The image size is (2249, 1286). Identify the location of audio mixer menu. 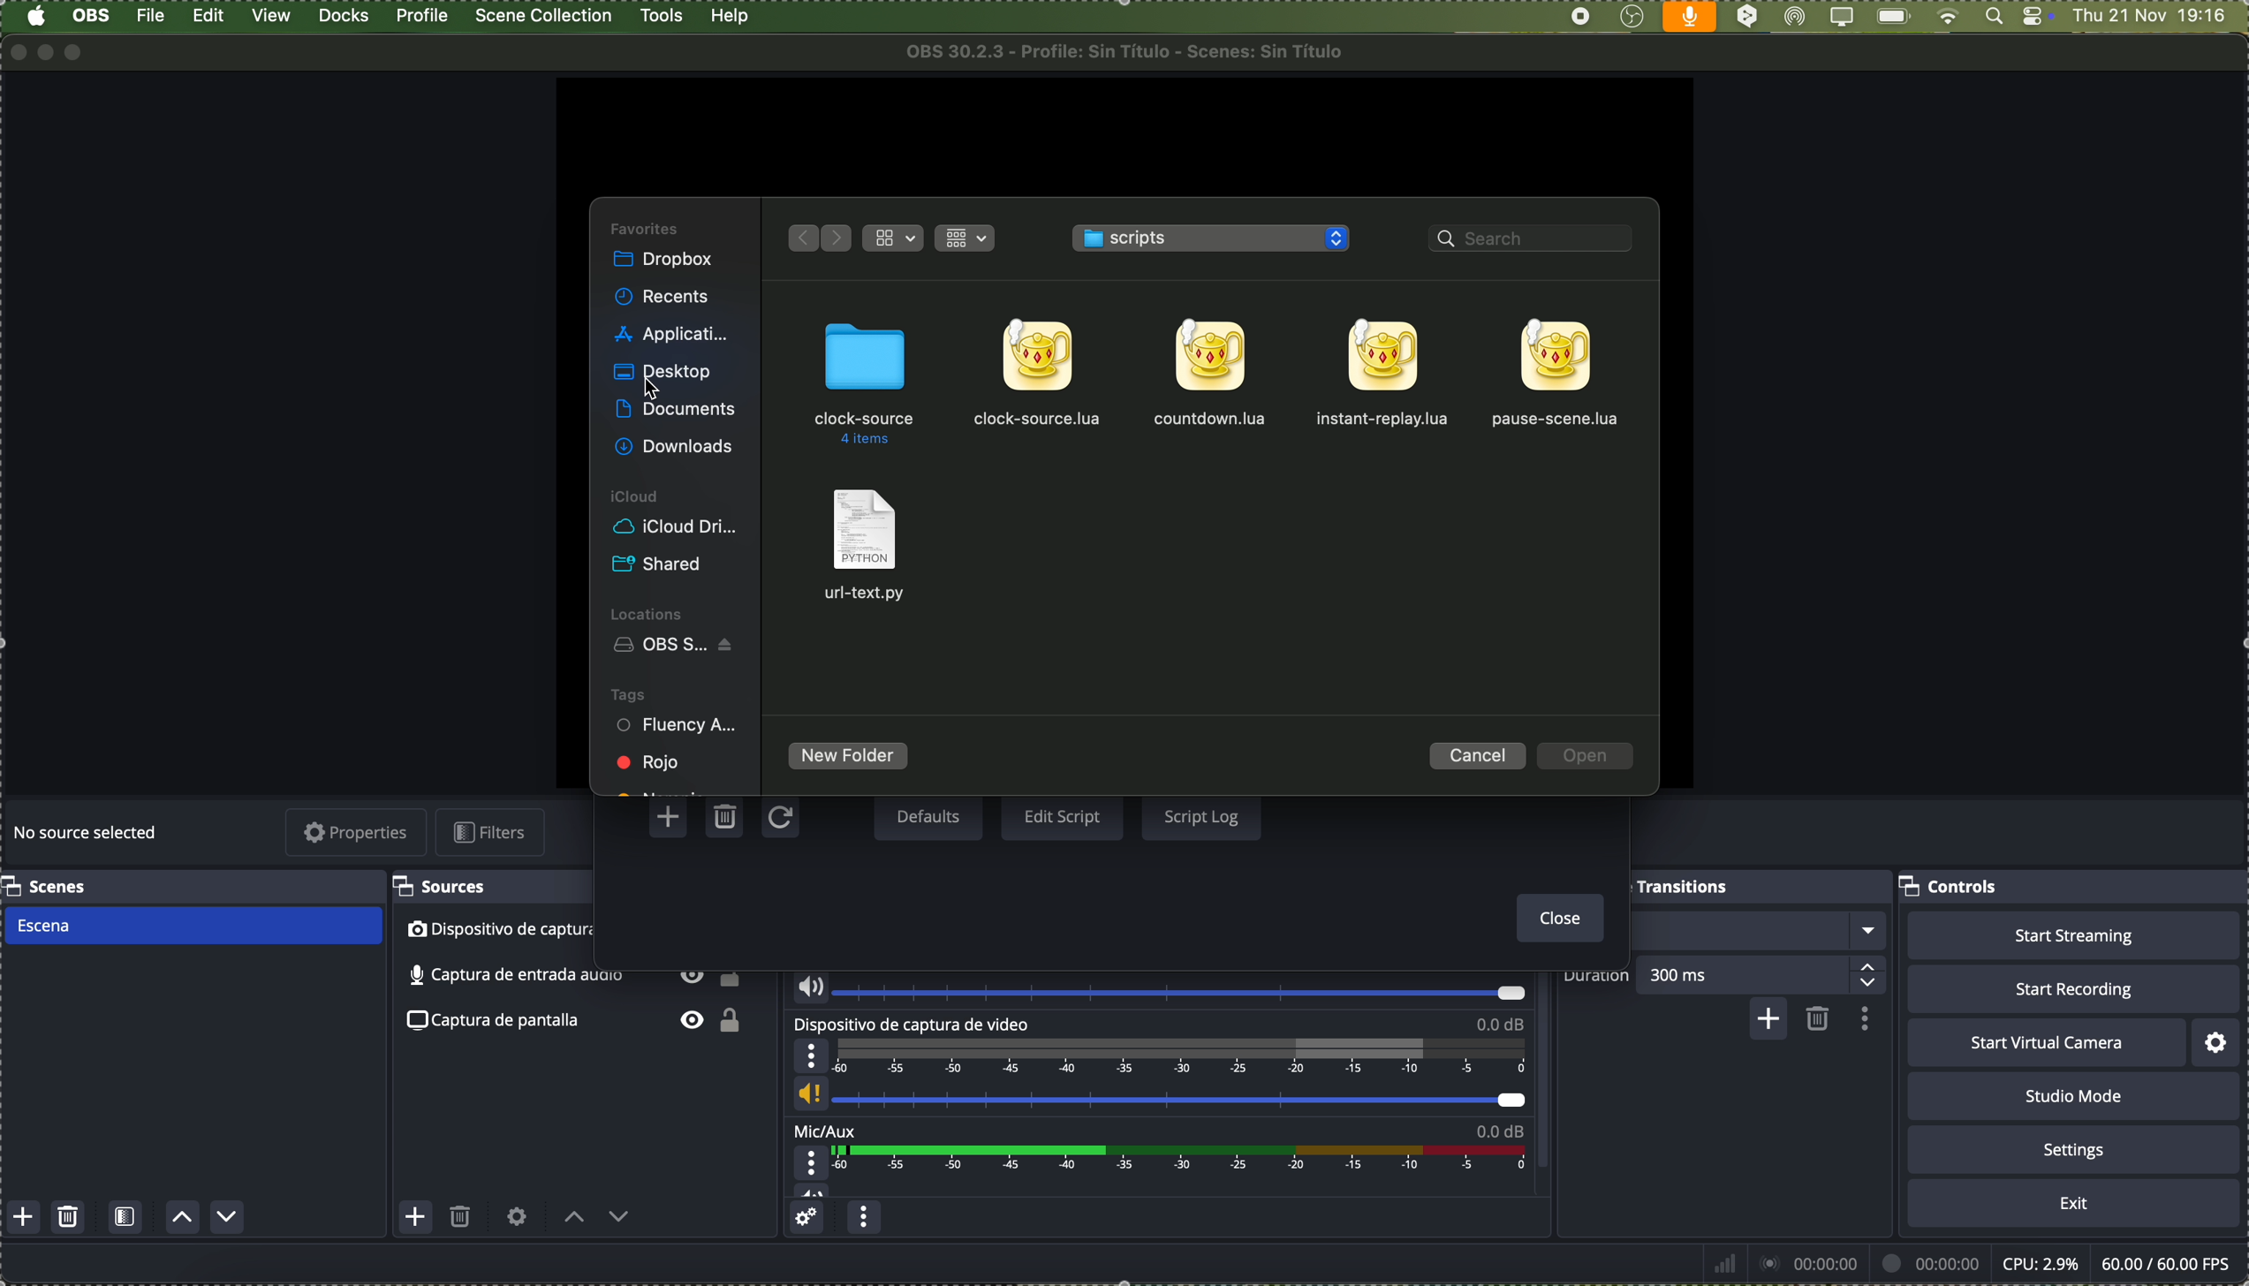
(864, 1220).